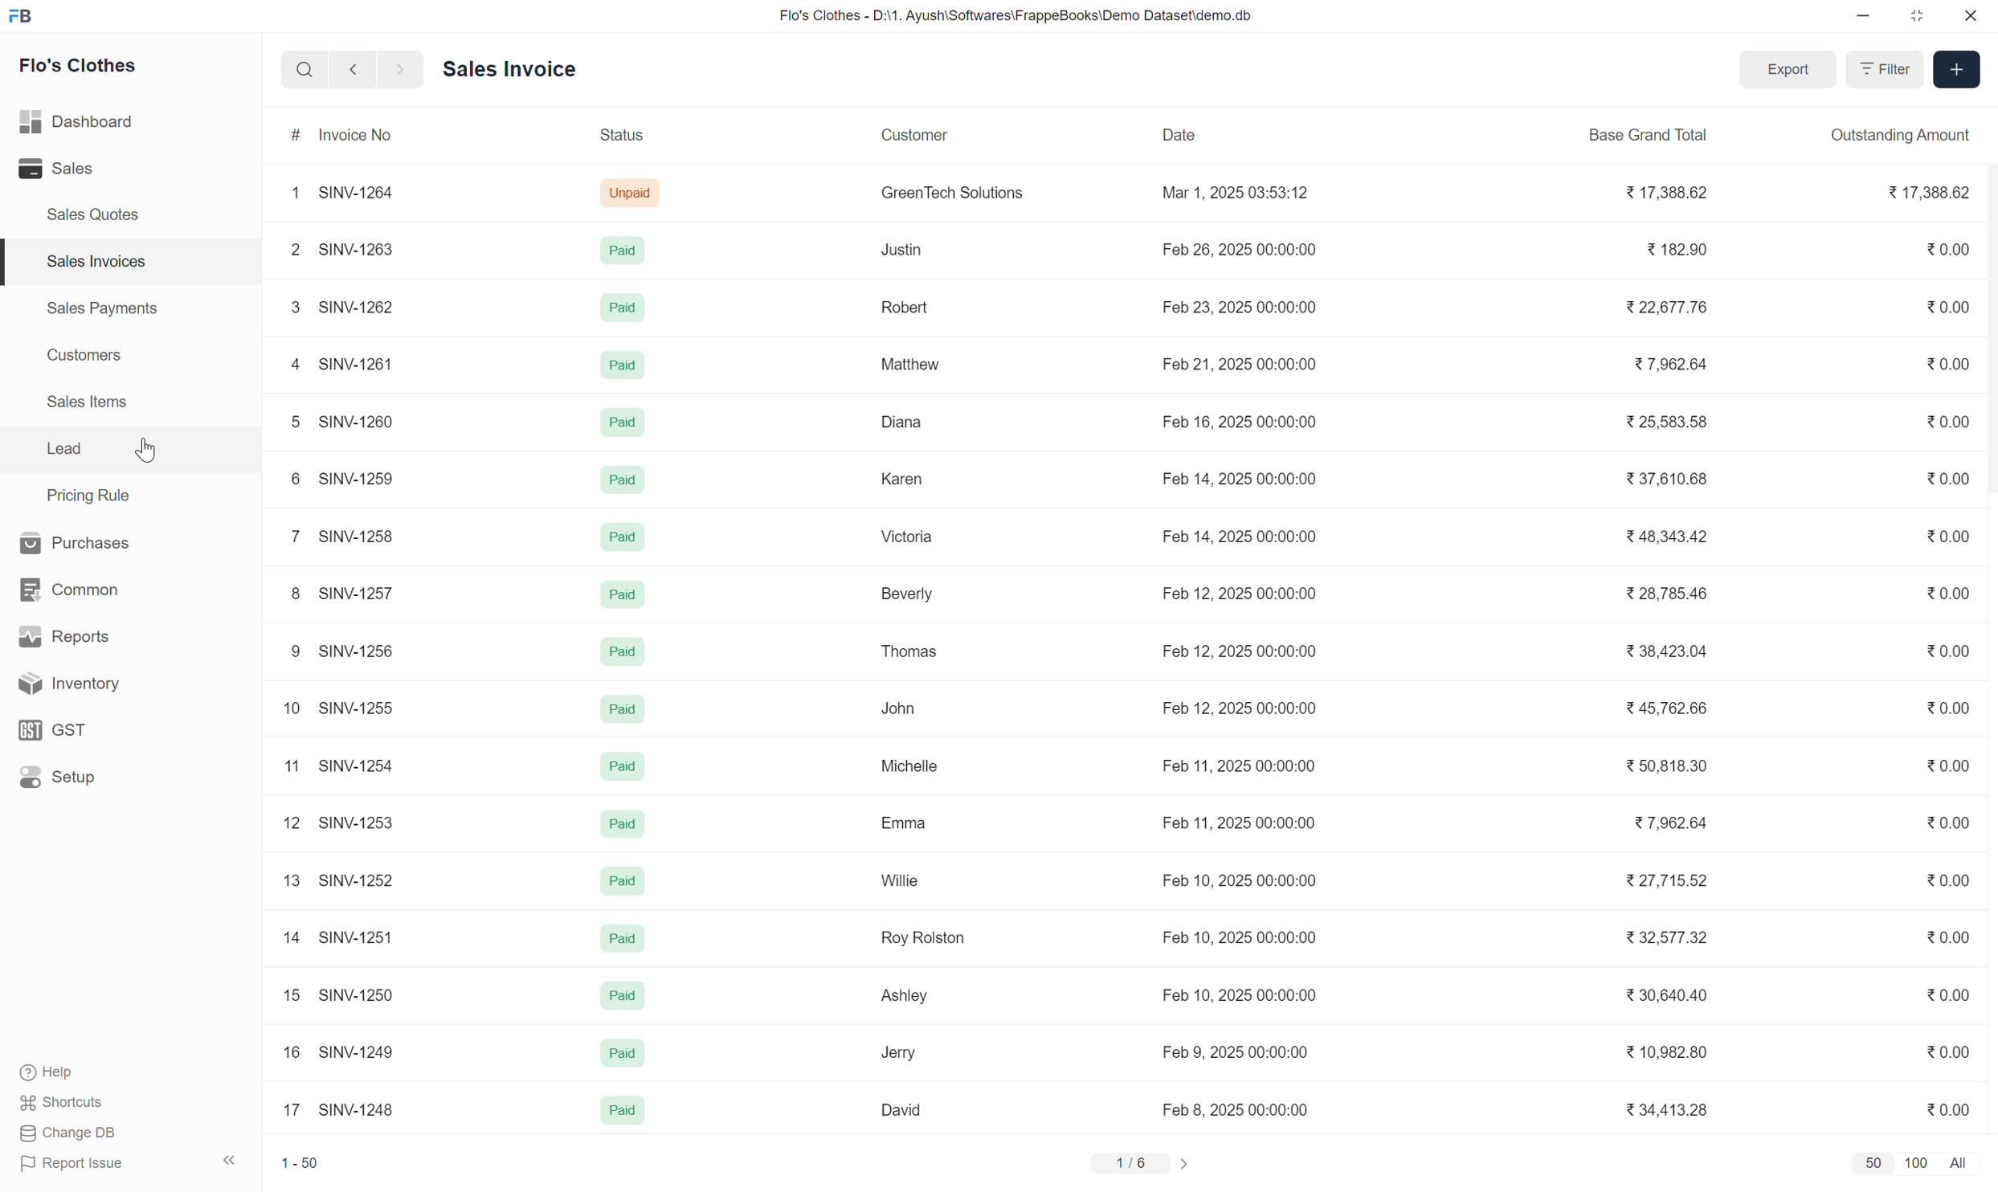 The image size is (1998, 1192). I want to click on 17,388.62, so click(1922, 194).